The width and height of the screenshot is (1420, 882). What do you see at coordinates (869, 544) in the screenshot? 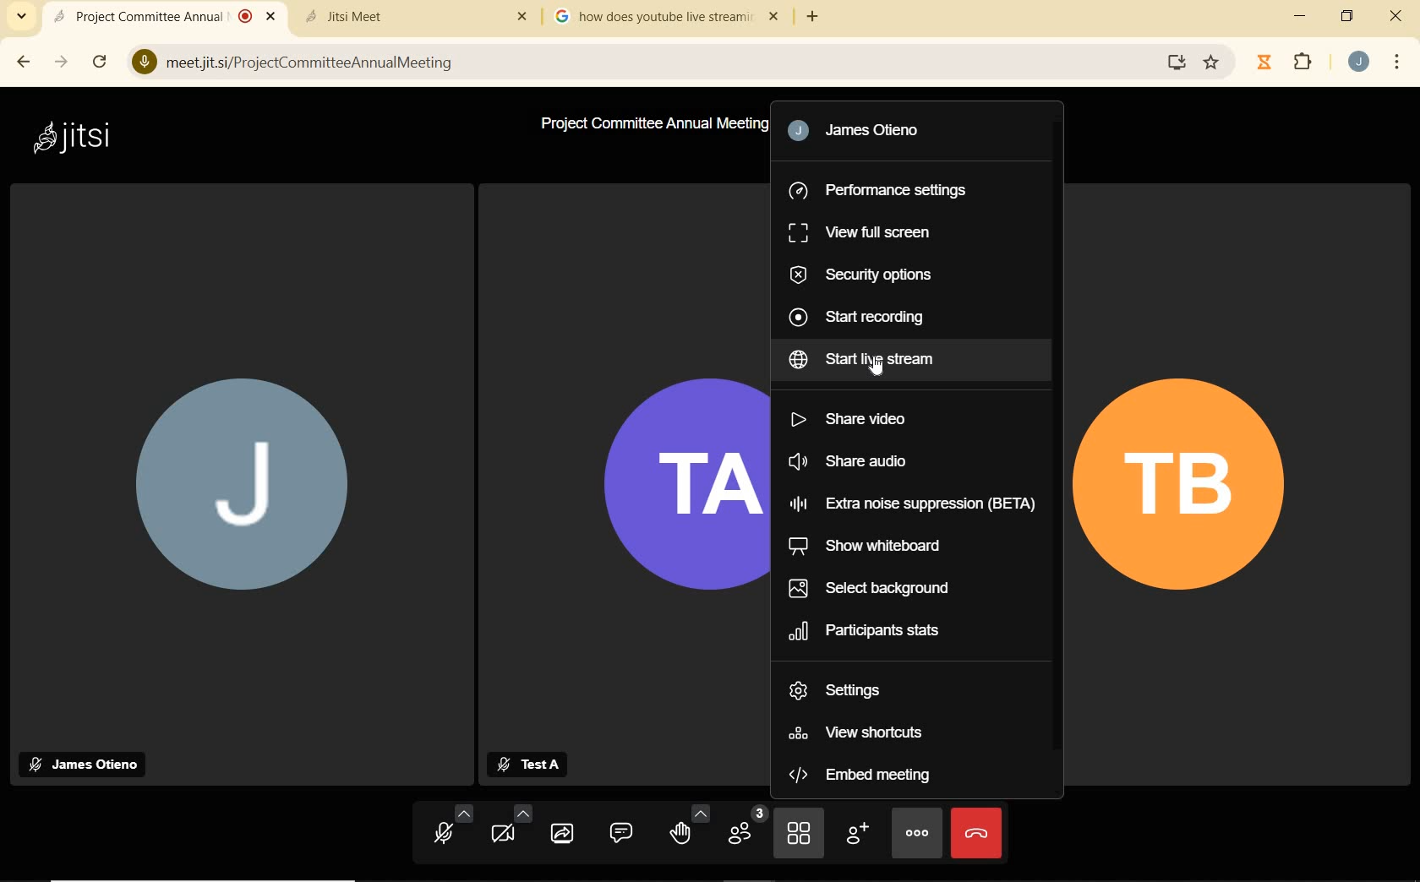
I see `SHOW WHITEBOARD` at bounding box center [869, 544].